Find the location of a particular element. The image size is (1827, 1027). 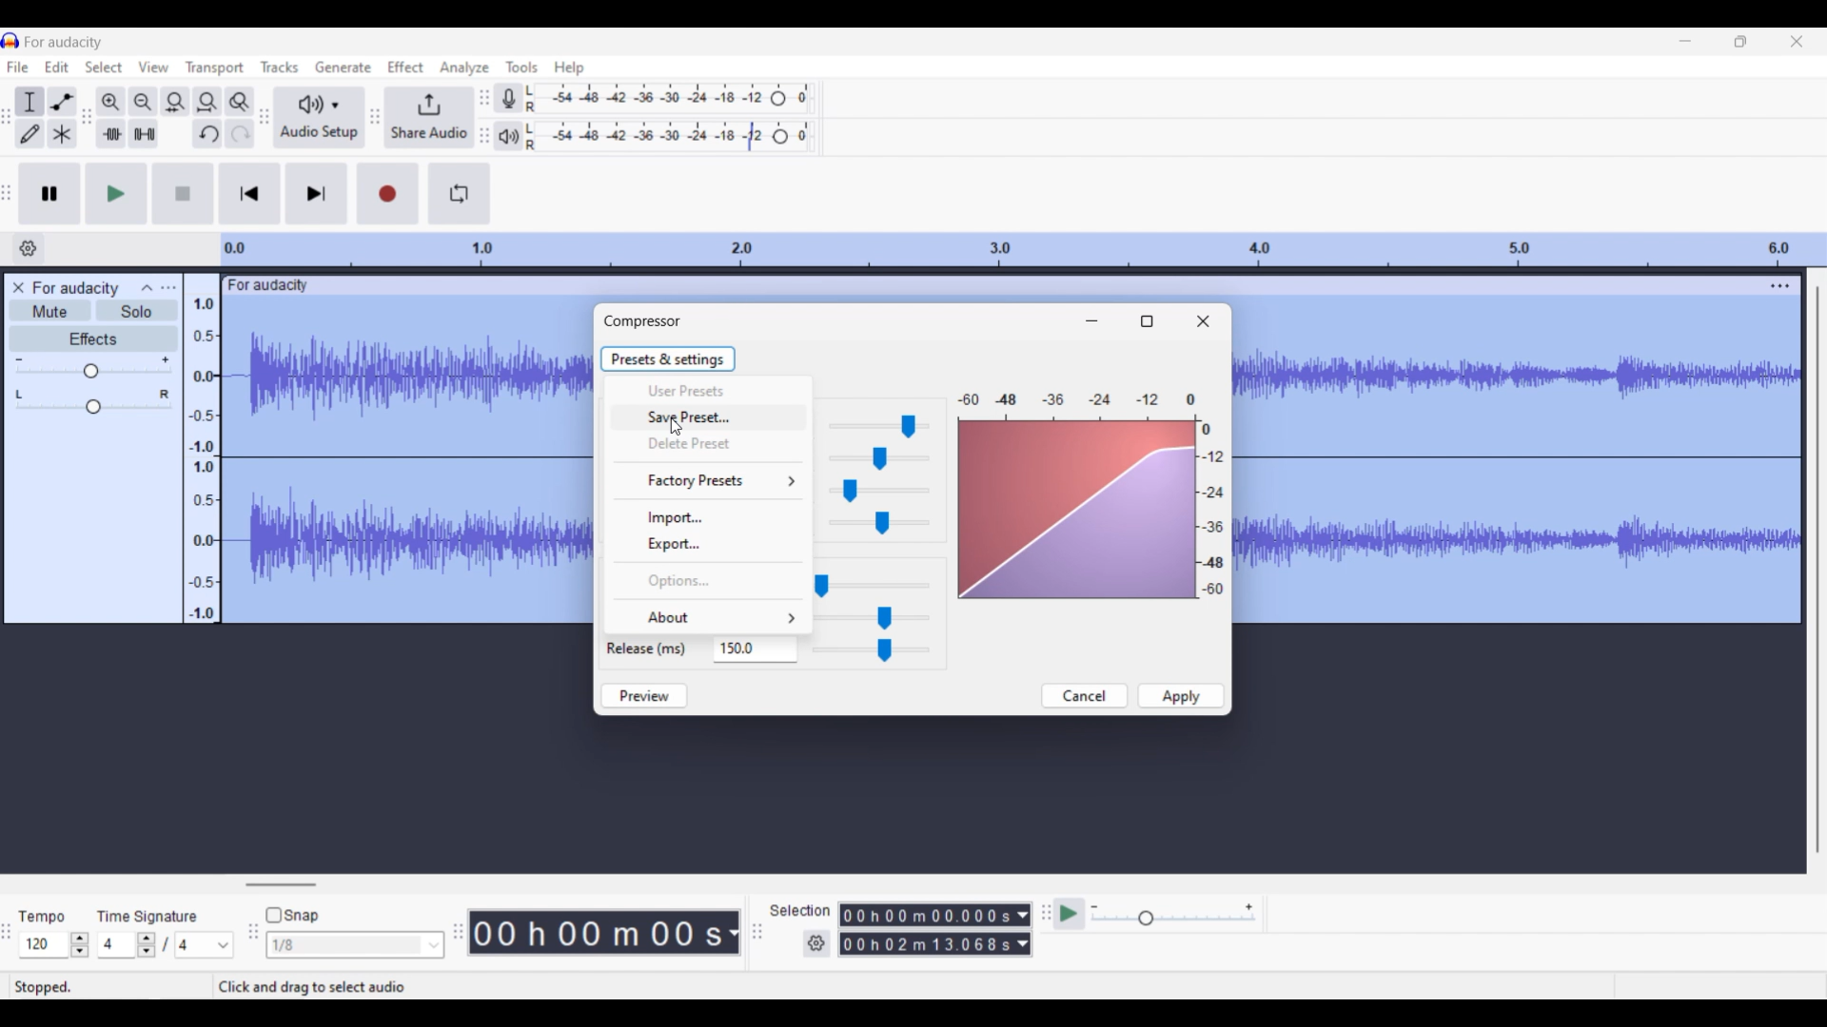

Volume slide is located at coordinates (92, 367).